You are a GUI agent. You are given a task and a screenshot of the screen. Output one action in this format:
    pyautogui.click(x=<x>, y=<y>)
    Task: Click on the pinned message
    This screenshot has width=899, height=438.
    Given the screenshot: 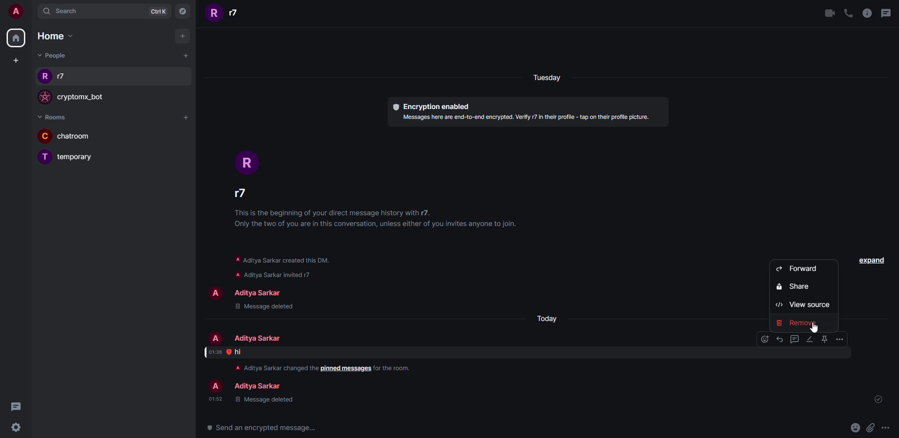 What is the action you would take?
    pyautogui.click(x=346, y=369)
    